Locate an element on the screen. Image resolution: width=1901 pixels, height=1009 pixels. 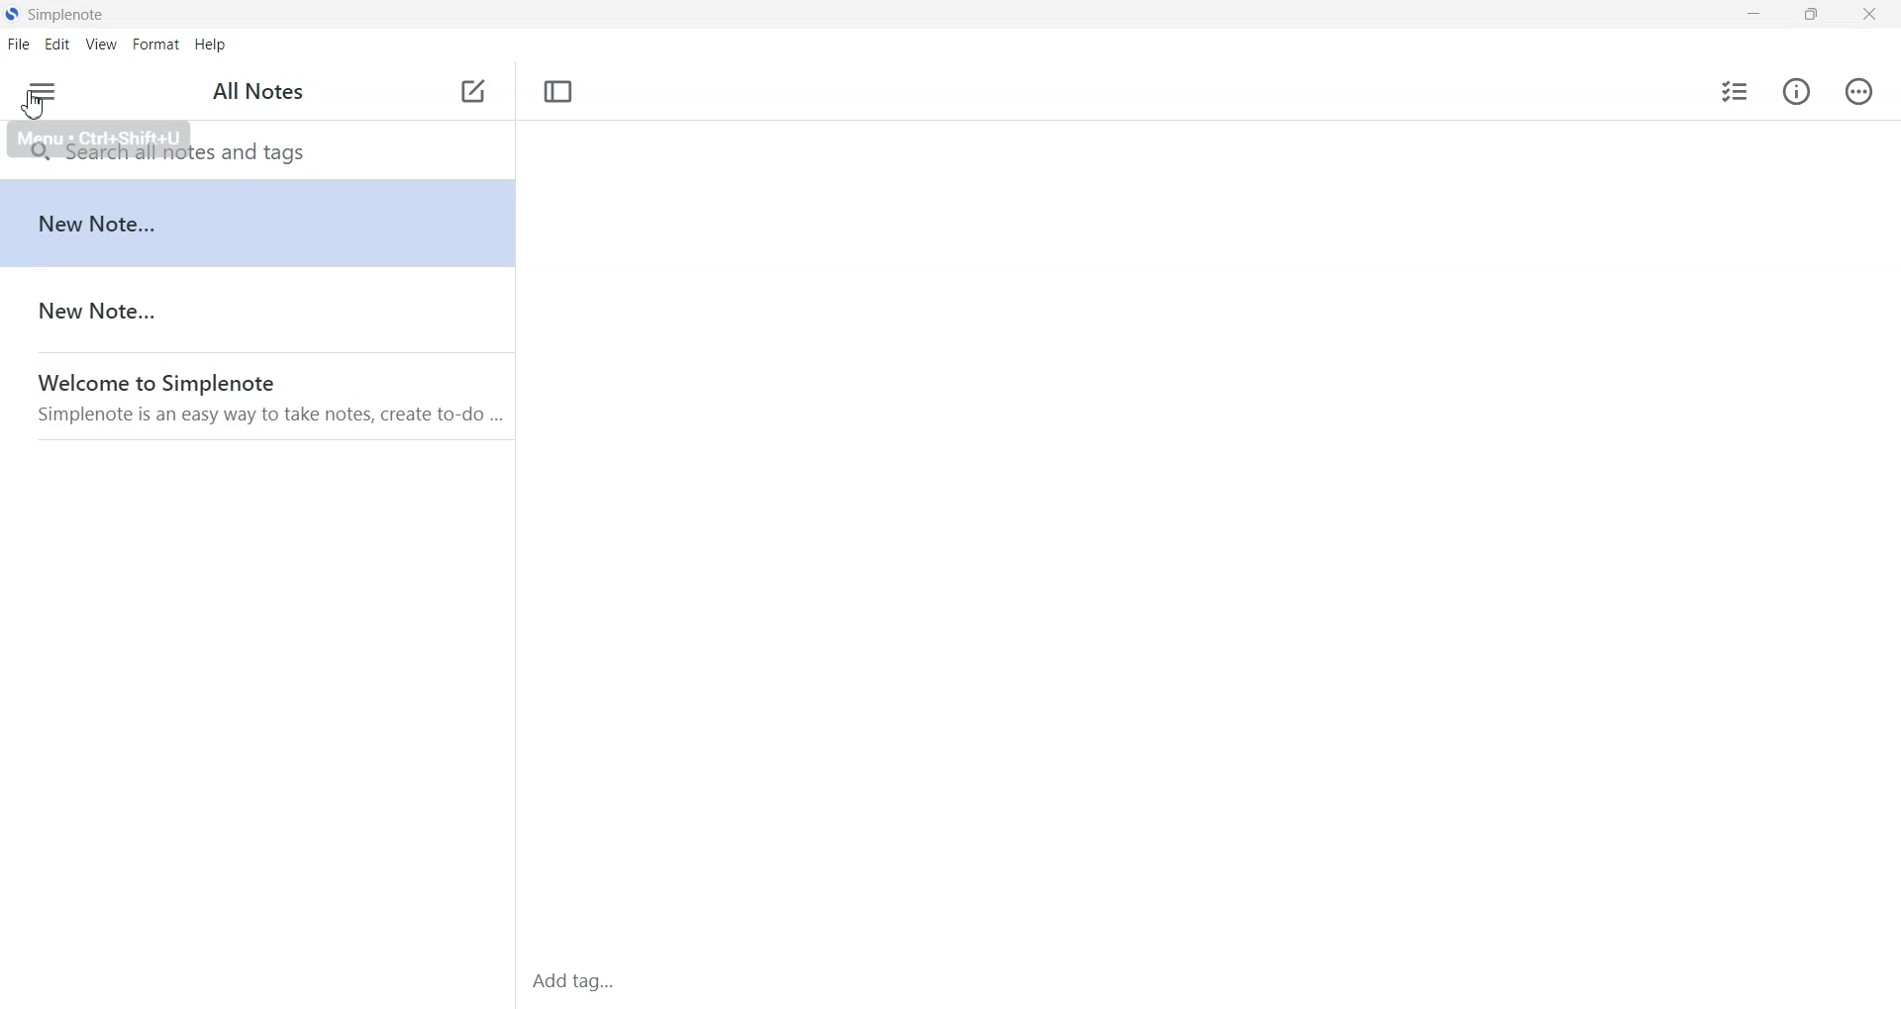
Options is located at coordinates (42, 91).